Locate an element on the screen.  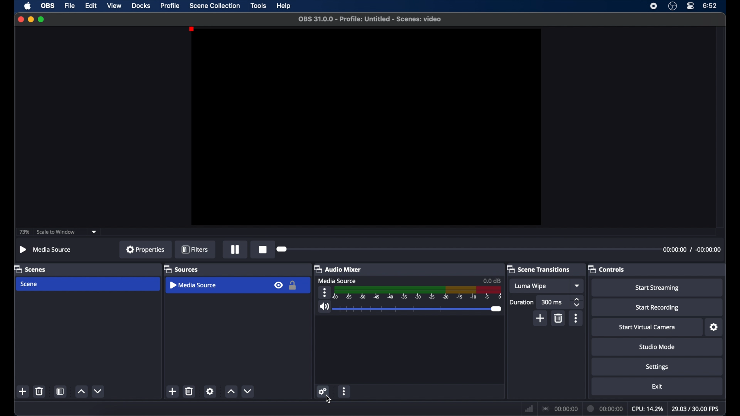
increment is located at coordinates (230, 391).